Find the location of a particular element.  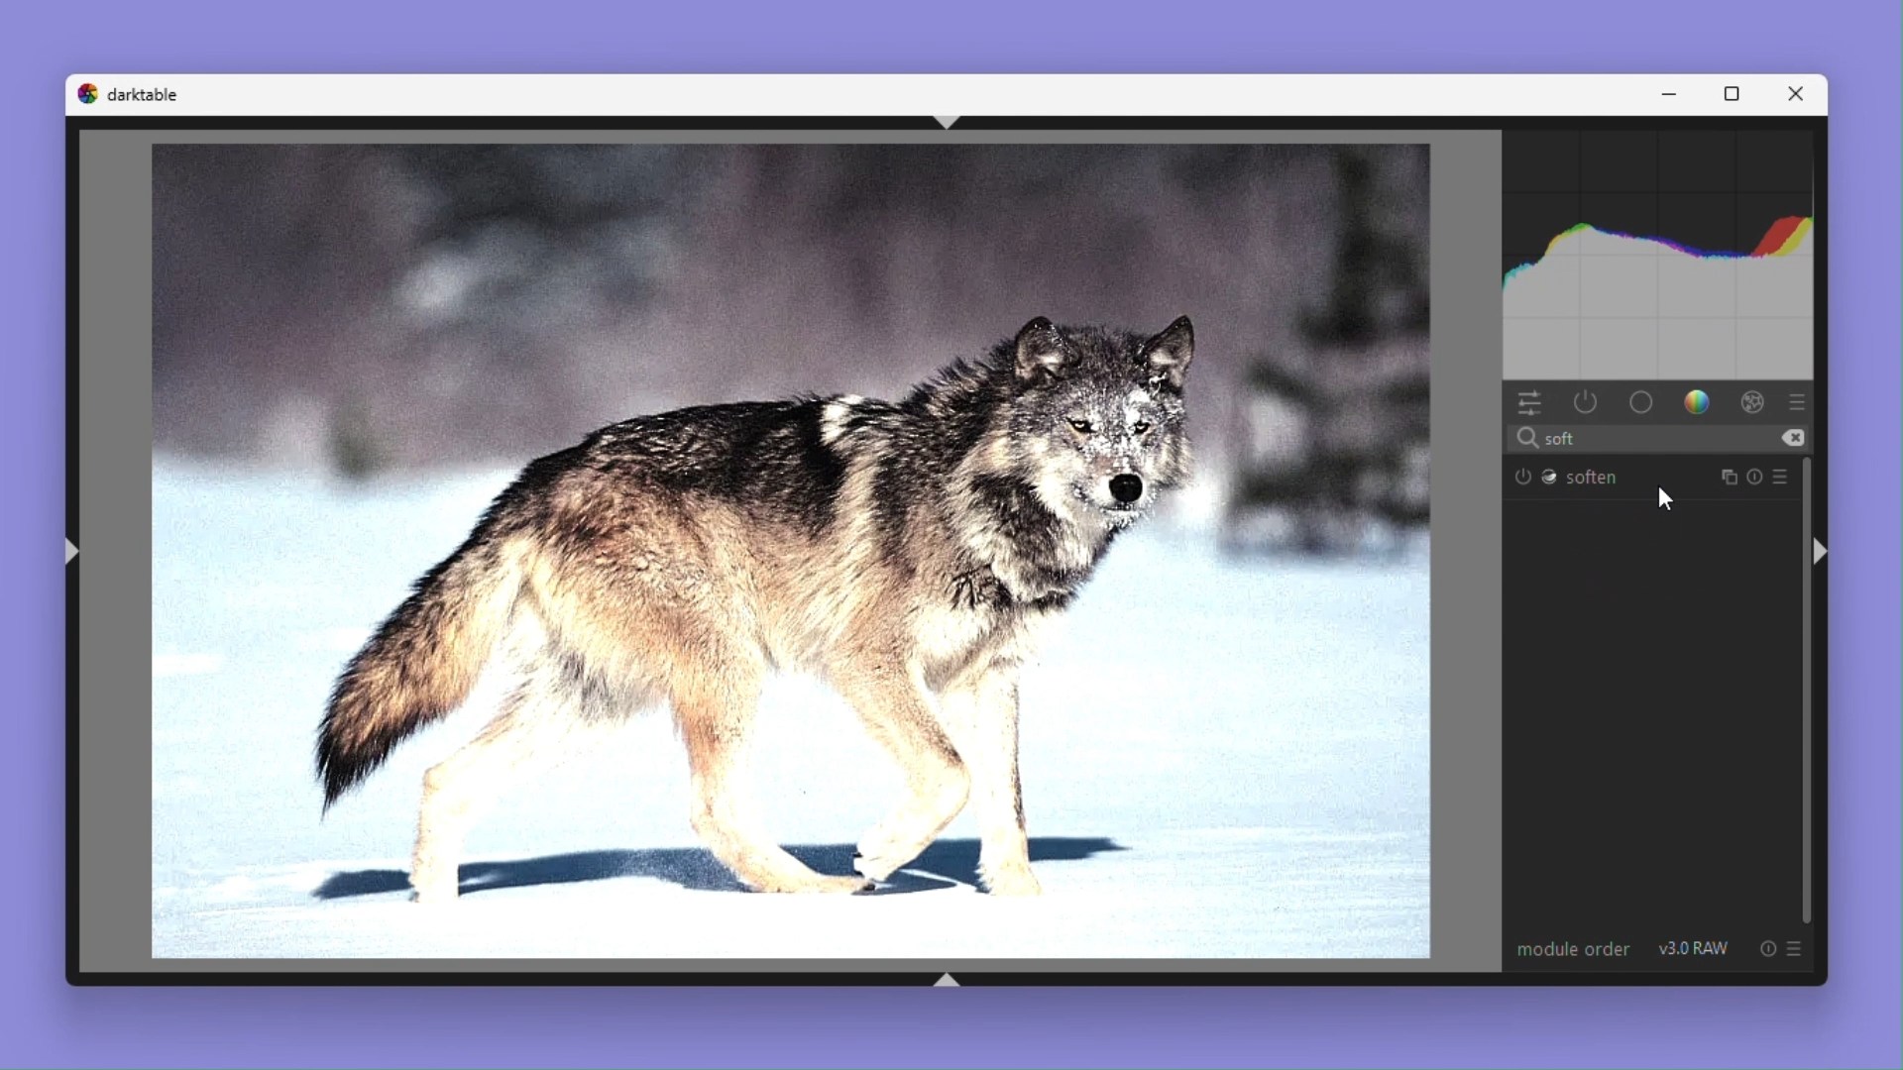

Image is located at coordinates (777, 554).